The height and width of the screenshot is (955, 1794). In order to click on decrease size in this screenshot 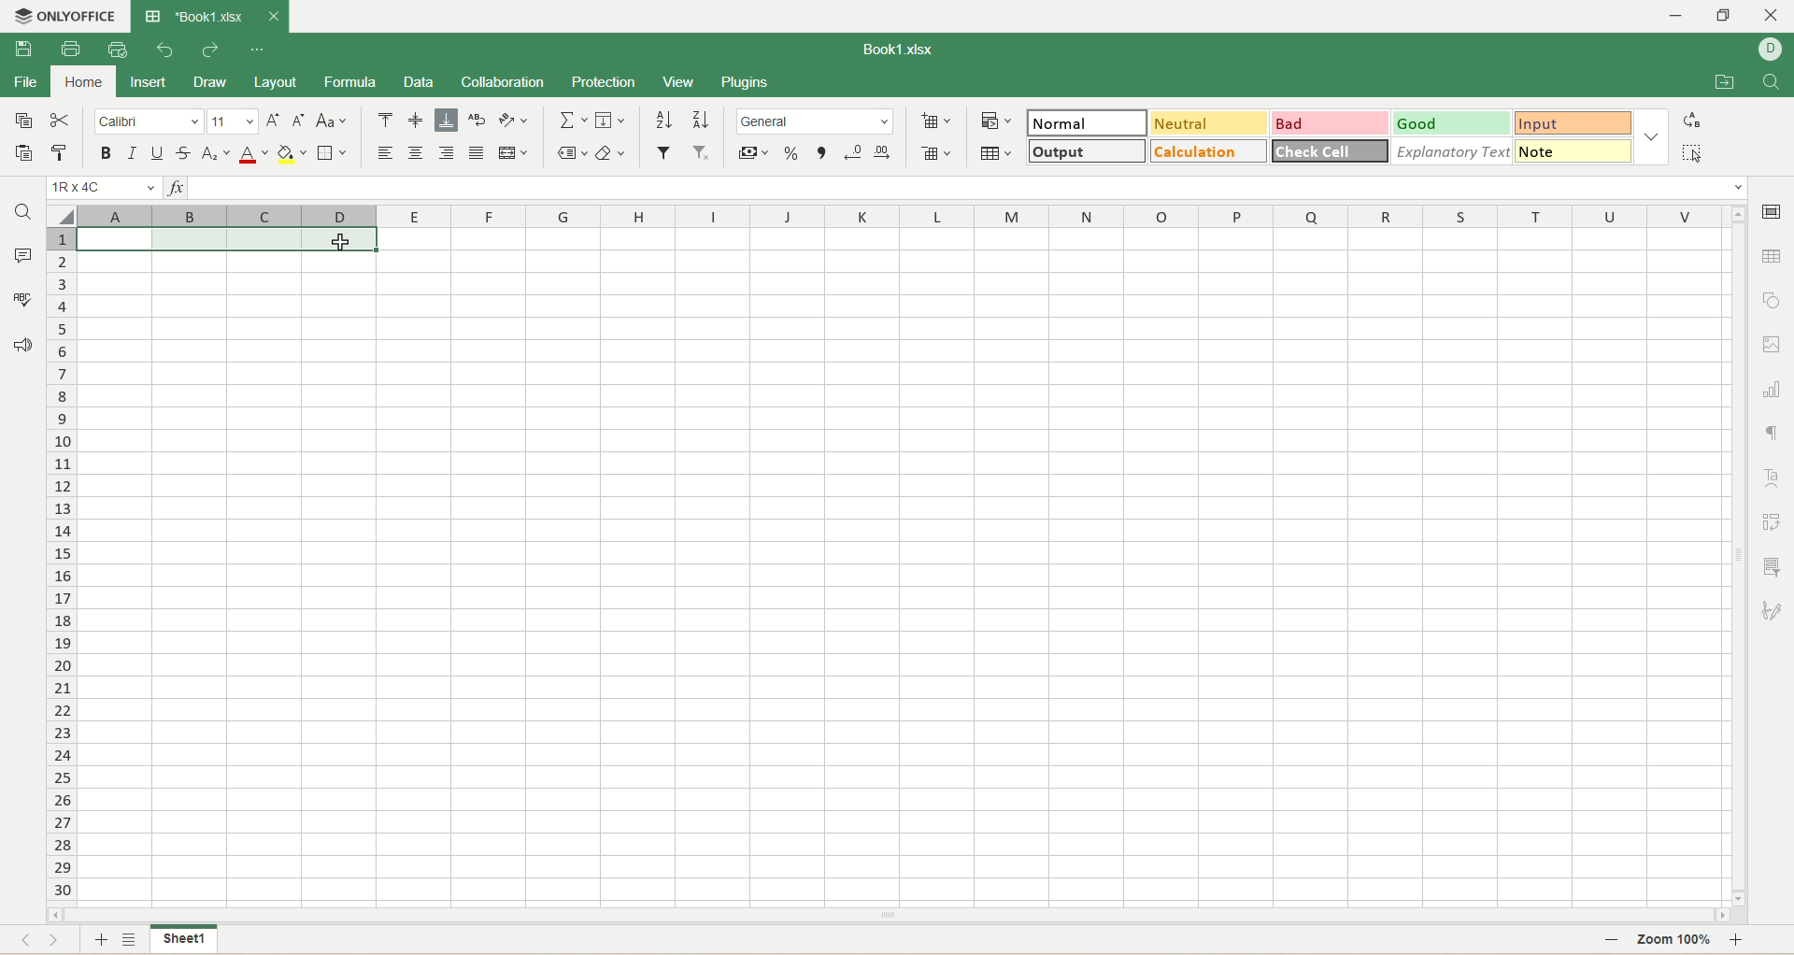, I will do `click(302, 121)`.